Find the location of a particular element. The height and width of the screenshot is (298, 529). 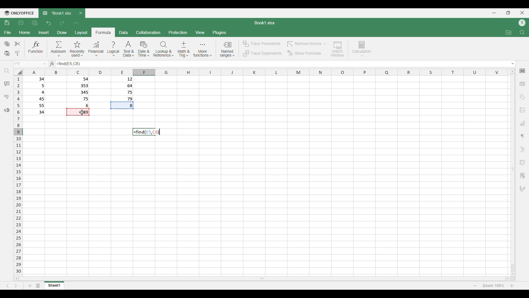

Expand text box is located at coordinates (513, 64).